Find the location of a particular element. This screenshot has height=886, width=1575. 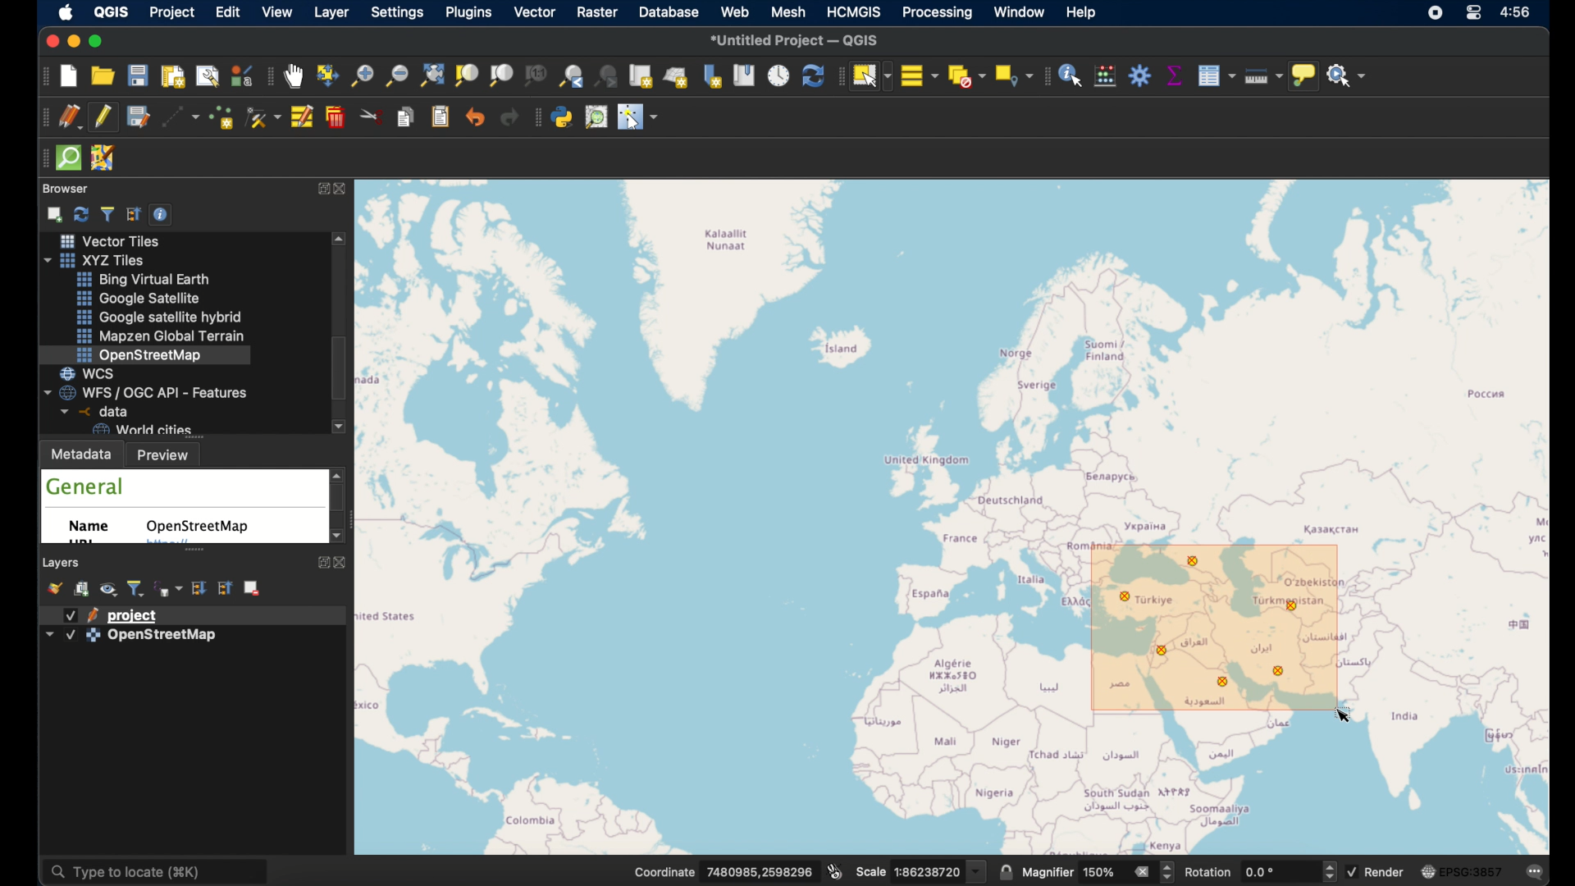

checkbox is located at coordinates (1352, 872).